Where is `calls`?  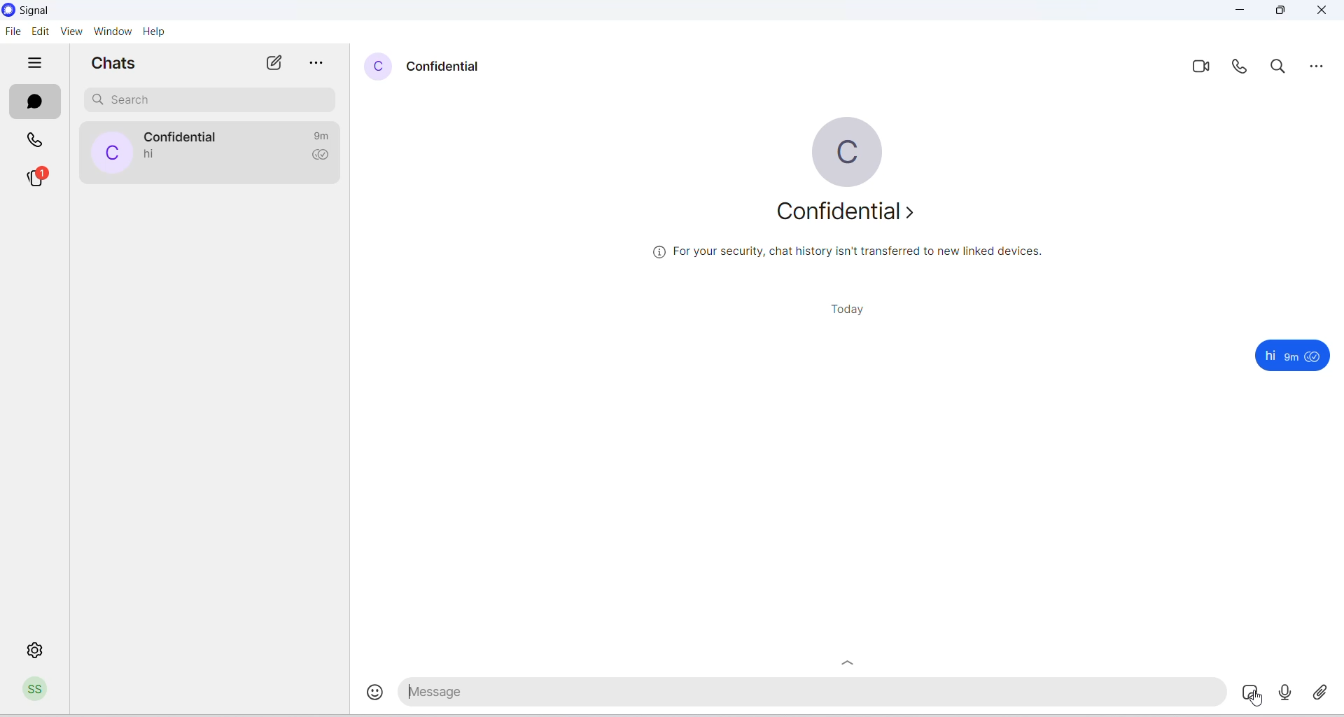
calls is located at coordinates (37, 138).